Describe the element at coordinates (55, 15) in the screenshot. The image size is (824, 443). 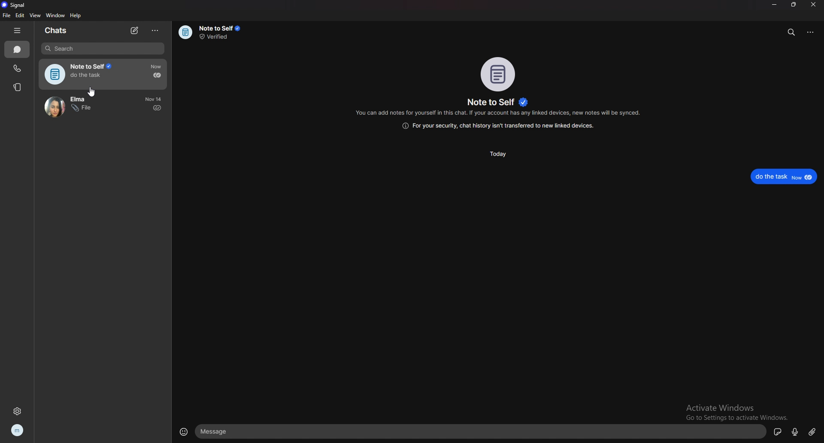
I see `window` at that location.